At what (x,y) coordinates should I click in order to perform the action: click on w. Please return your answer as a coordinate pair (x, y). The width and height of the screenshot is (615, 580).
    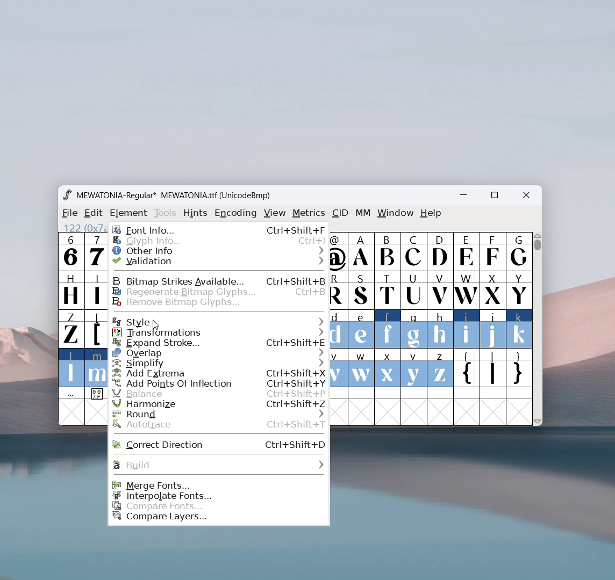
    Looking at the image, I should click on (361, 368).